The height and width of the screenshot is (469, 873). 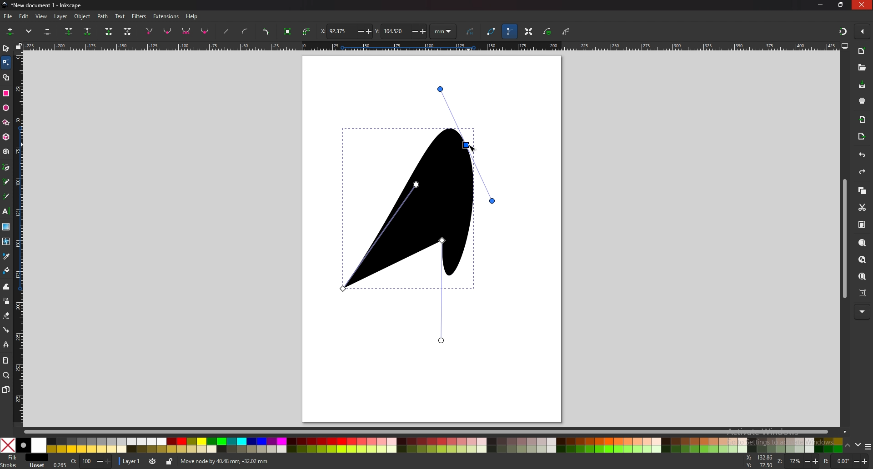 I want to click on path, so click(x=103, y=17).